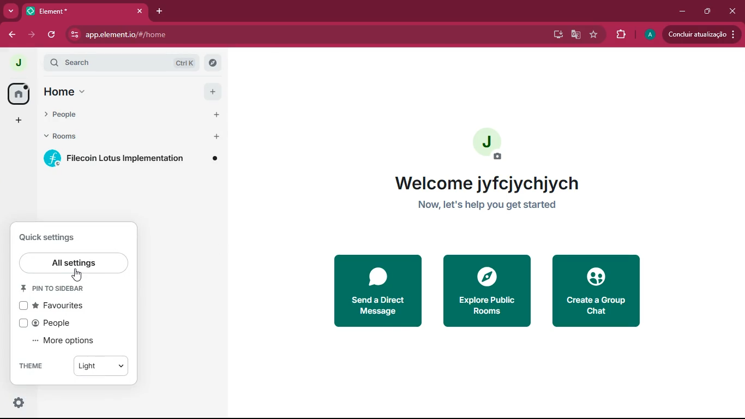 The height and width of the screenshot is (419, 745). What do you see at coordinates (122, 63) in the screenshot?
I see `search` at bounding box center [122, 63].